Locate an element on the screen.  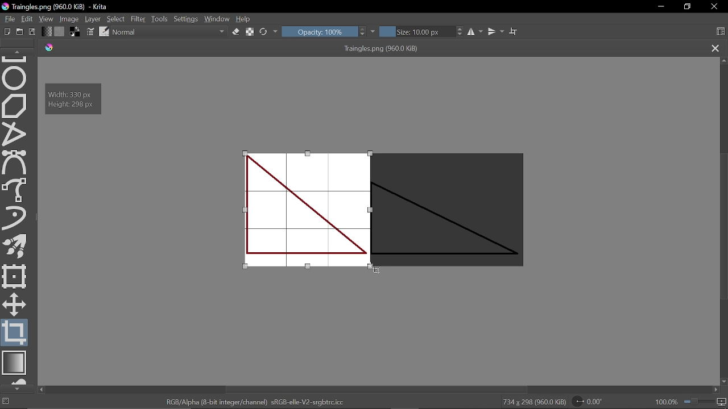
Choose workspace is located at coordinates (721, 32).